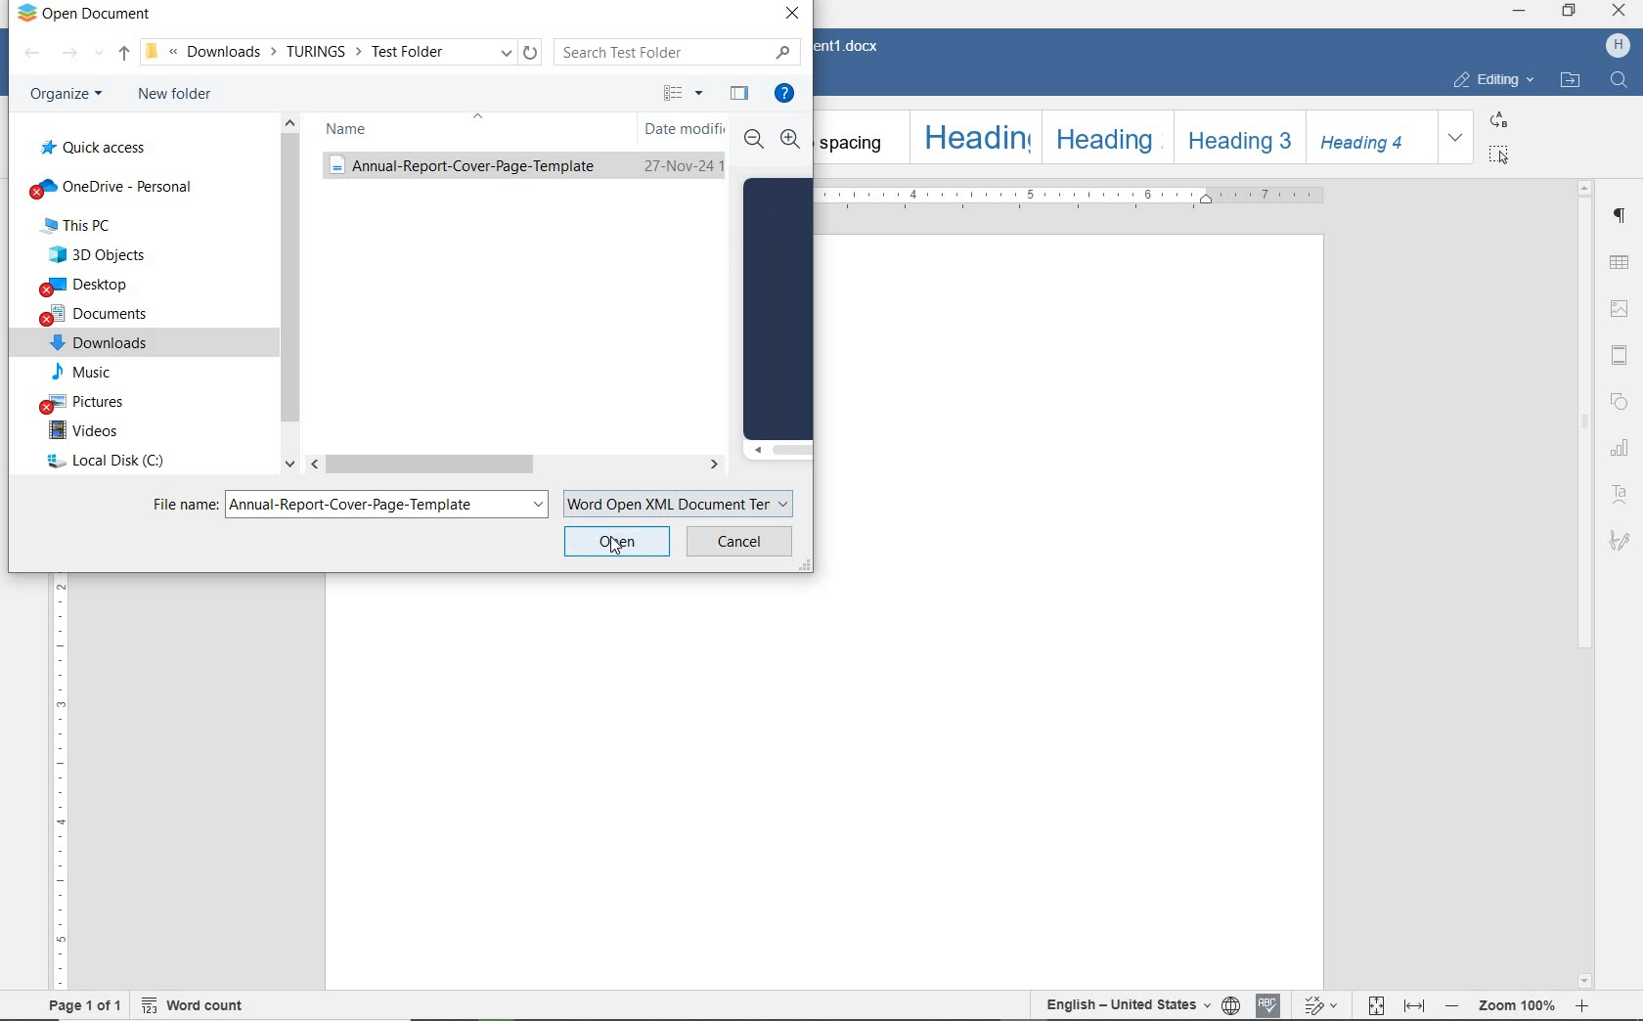  Describe the element at coordinates (737, 93) in the screenshot. I see `HIDE THE PREVIEW PANE` at that location.